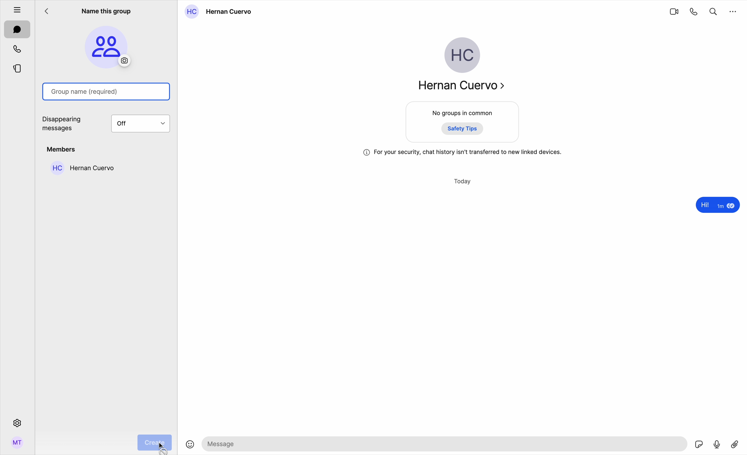 The width and height of the screenshot is (747, 455). I want to click on attach file, so click(736, 443).